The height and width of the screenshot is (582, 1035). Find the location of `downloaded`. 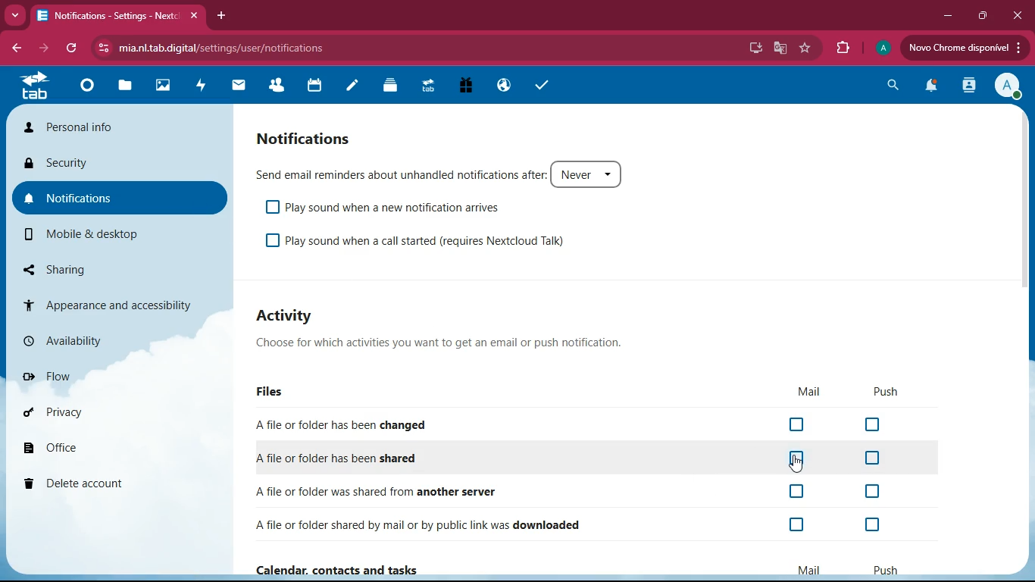

downloaded is located at coordinates (430, 524).